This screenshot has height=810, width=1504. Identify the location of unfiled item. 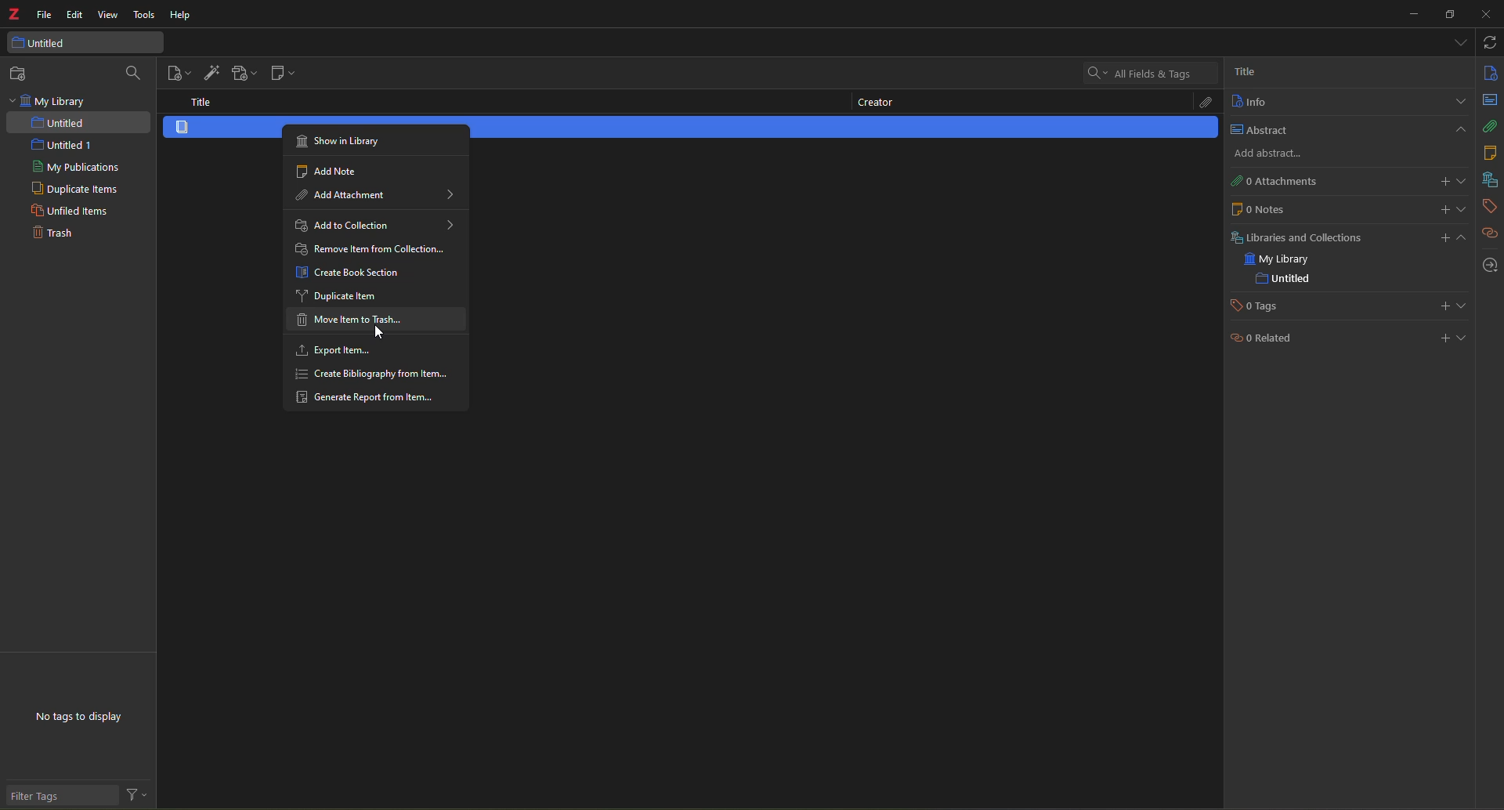
(67, 212).